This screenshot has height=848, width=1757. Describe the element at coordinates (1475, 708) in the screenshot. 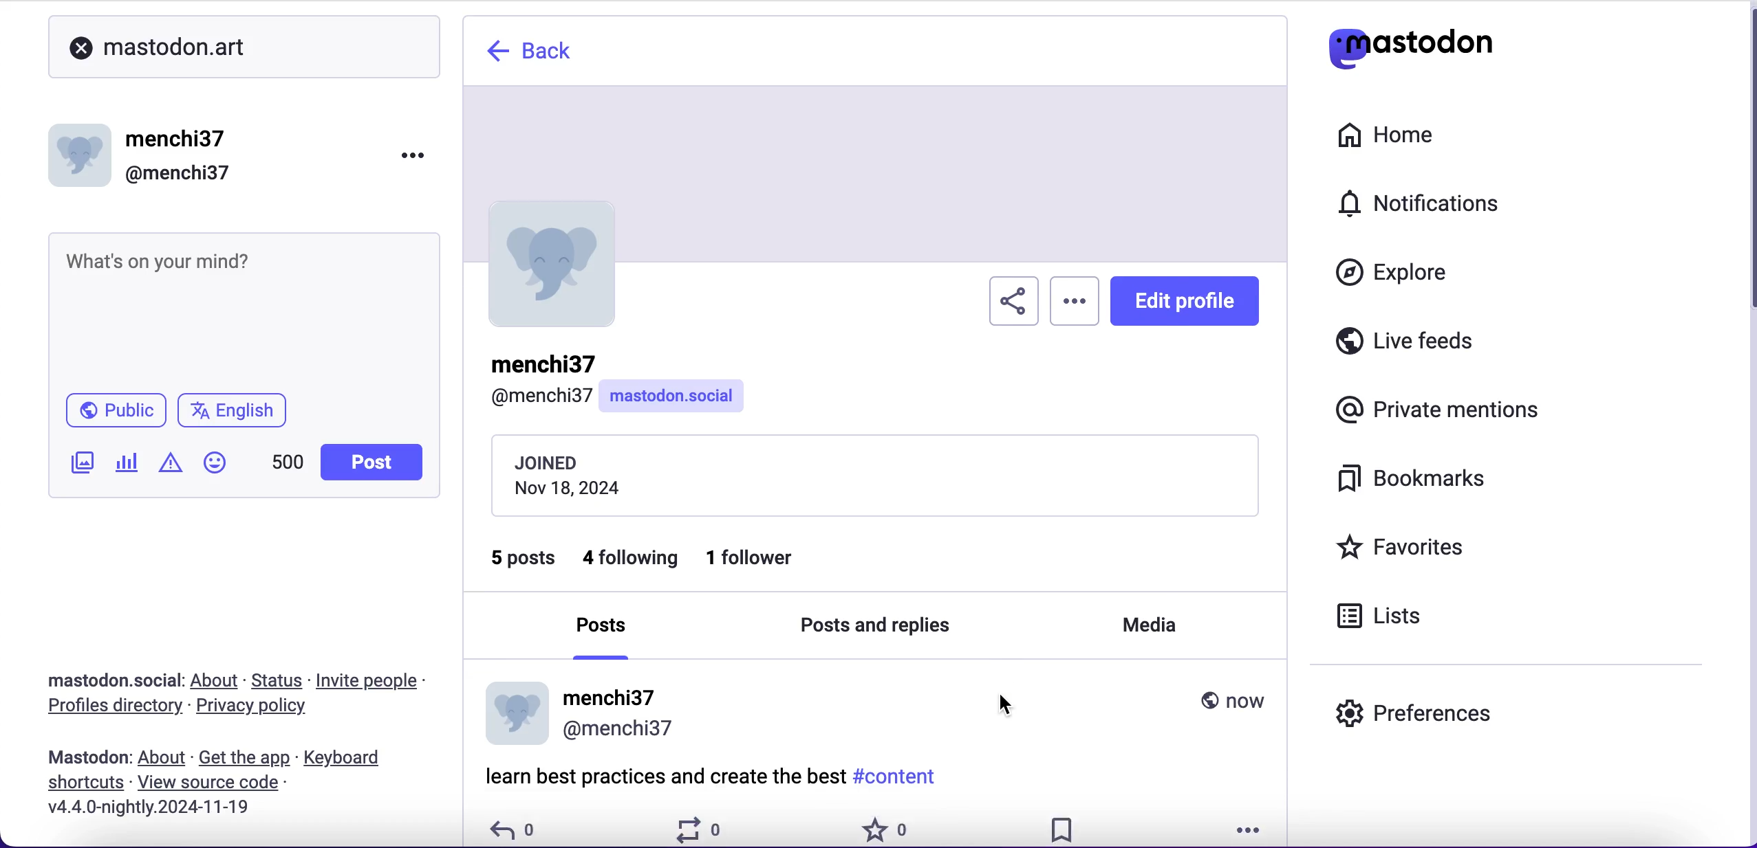

I see `preferences` at that location.